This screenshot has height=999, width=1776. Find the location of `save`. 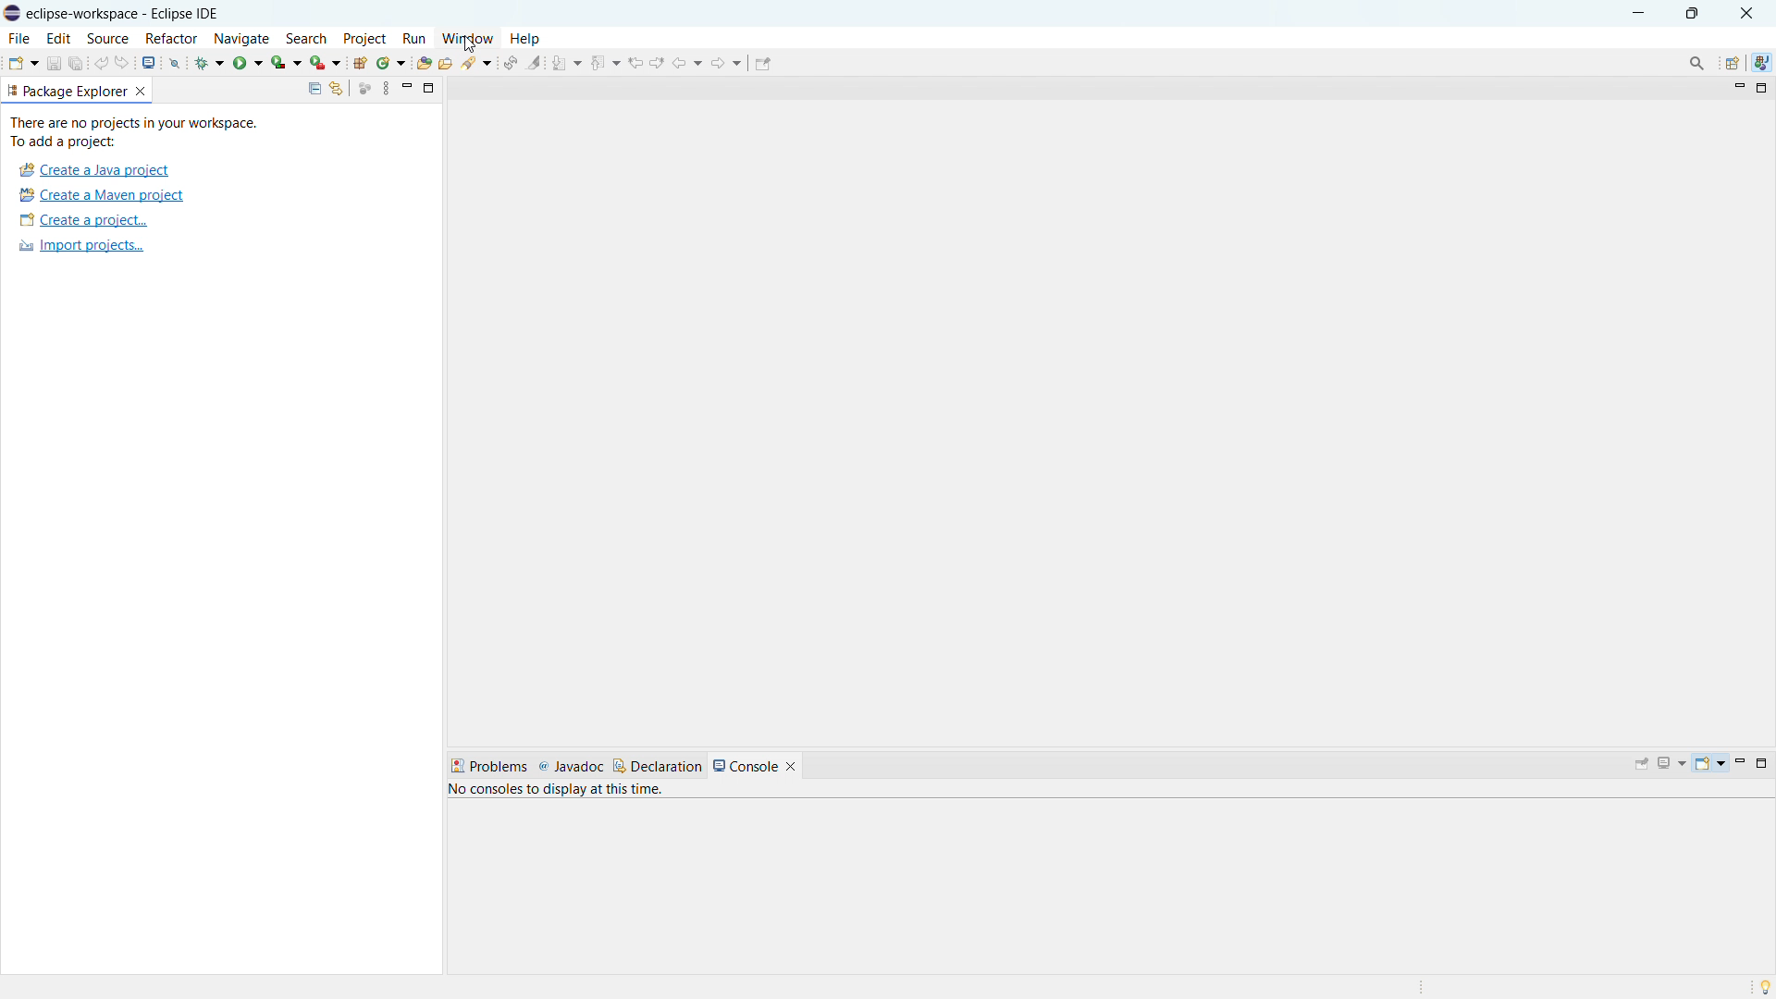

save is located at coordinates (54, 62).